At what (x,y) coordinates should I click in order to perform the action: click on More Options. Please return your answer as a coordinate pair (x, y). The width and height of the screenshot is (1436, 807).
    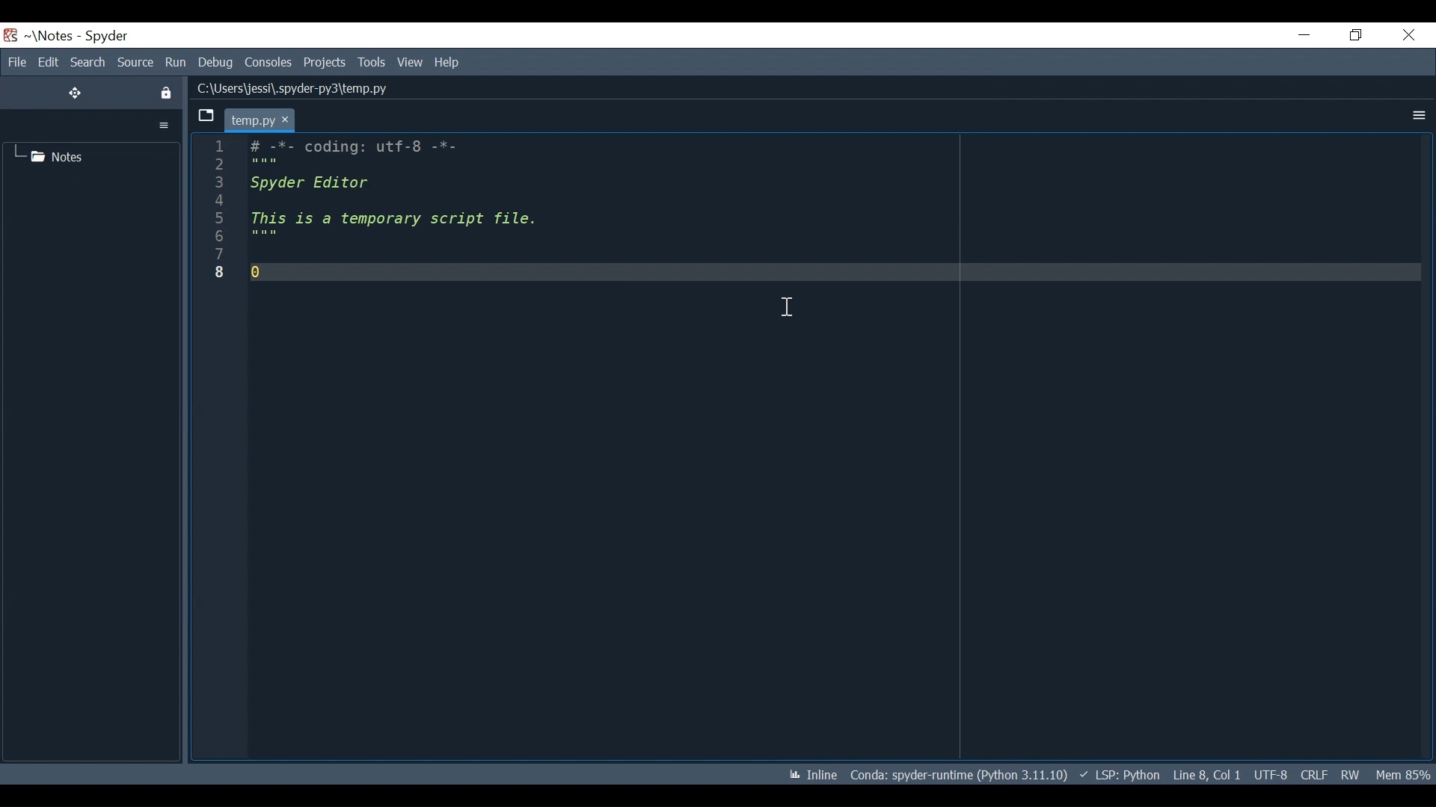
    Looking at the image, I should click on (1417, 116).